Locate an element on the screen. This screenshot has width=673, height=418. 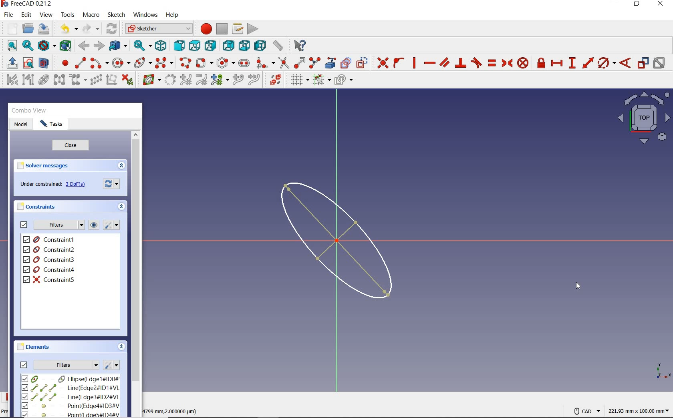
macro recording is located at coordinates (204, 28).